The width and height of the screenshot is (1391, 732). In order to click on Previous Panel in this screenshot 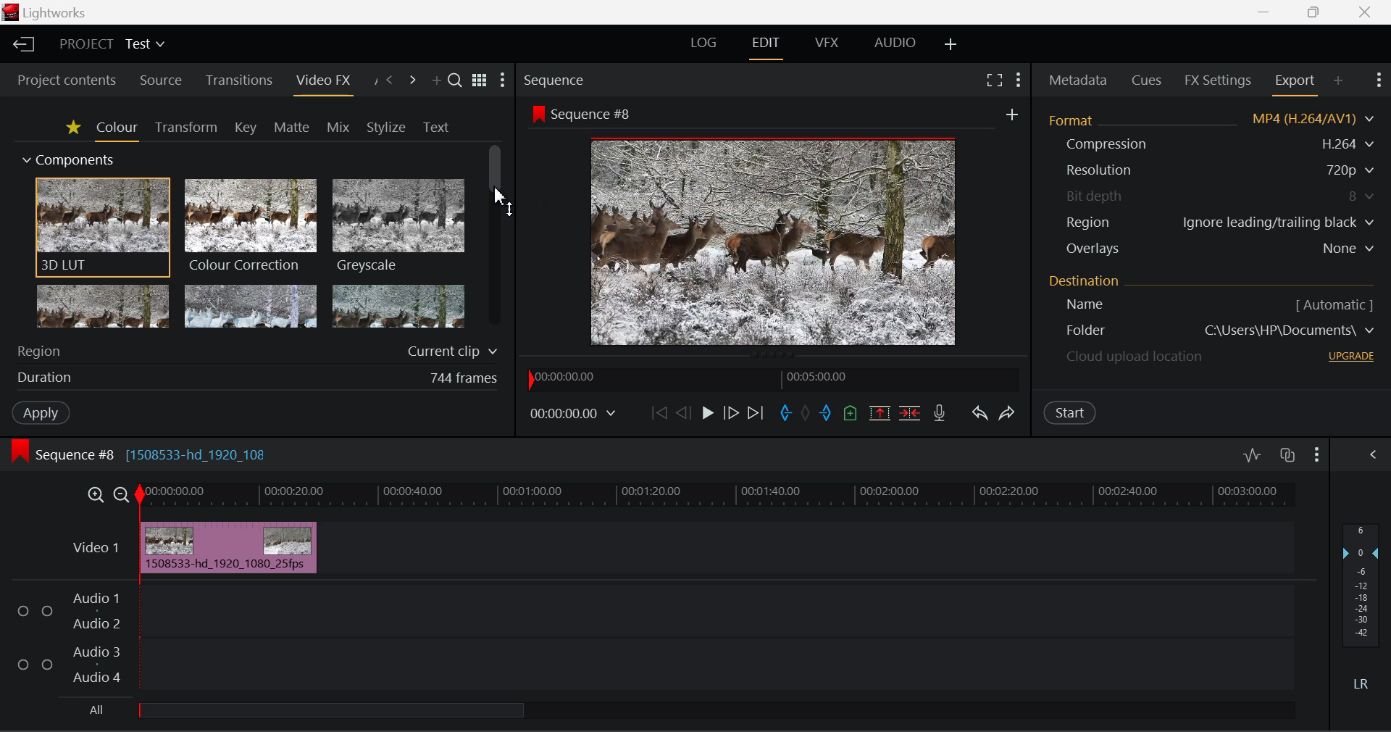, I will do `click(391, 82)`.